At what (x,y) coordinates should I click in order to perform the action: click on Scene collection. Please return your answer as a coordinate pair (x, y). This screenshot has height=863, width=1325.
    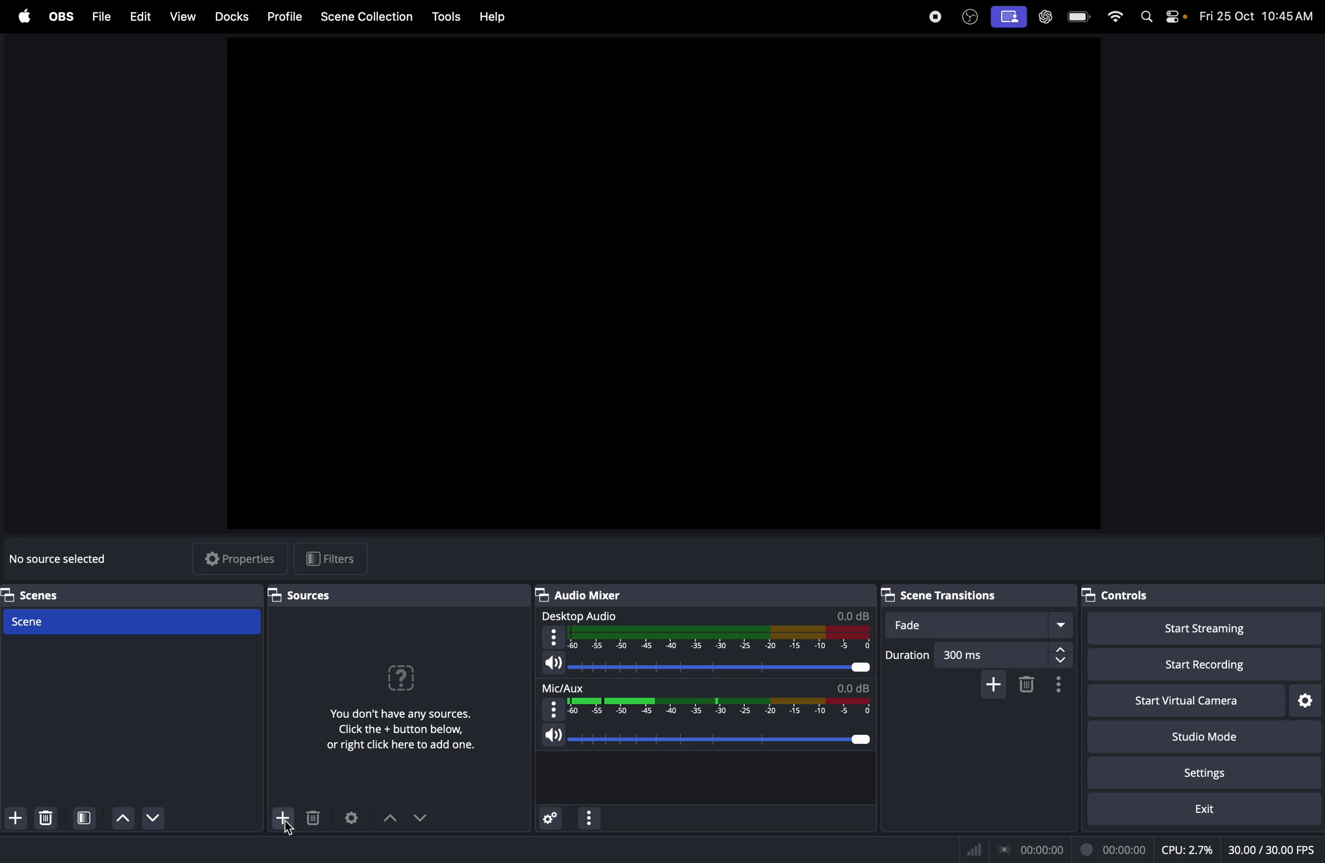
    Looking at the image, I should click on (370, 16).